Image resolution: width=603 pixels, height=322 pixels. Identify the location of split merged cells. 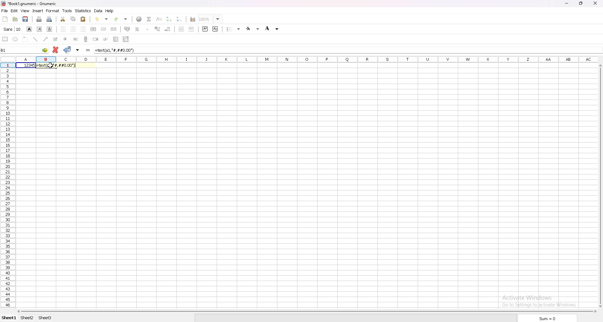
(114, 29).